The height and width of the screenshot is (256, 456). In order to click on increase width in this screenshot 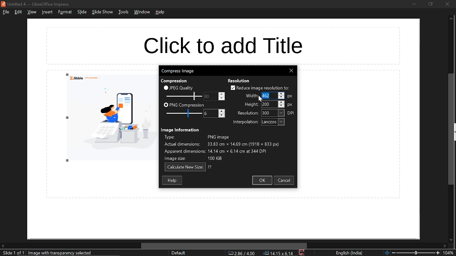, I will do `click(281, 93)`.